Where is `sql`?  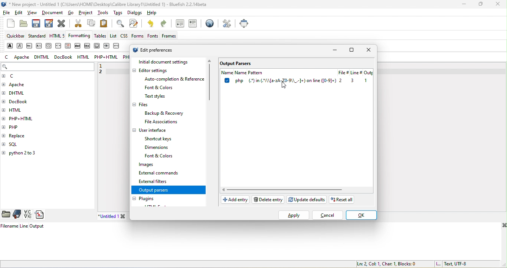 sql is located at coordinates (17, 144).